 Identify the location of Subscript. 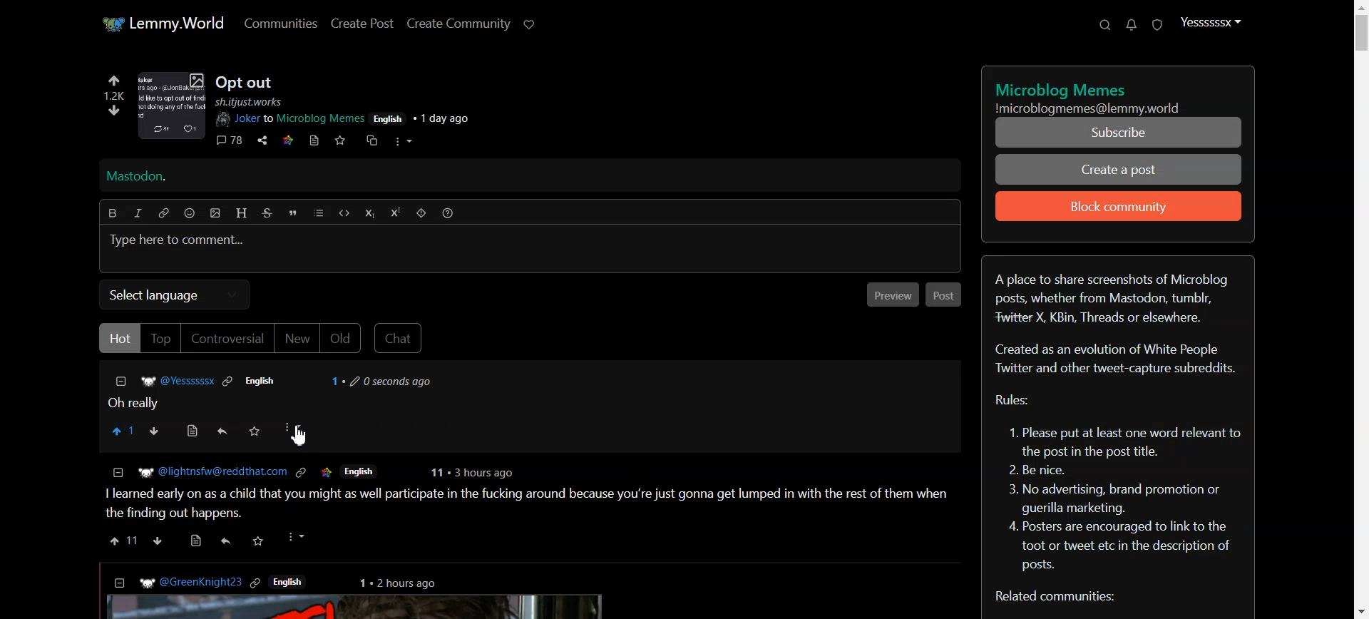
(369, 213).